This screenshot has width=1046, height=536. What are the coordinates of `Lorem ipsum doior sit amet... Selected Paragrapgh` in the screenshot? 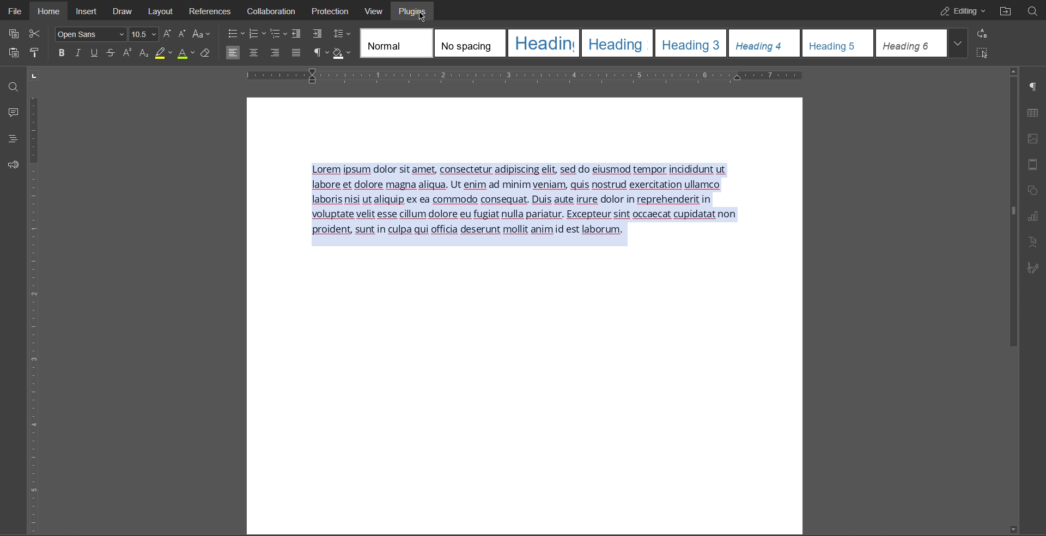 It's located at (530, 204).